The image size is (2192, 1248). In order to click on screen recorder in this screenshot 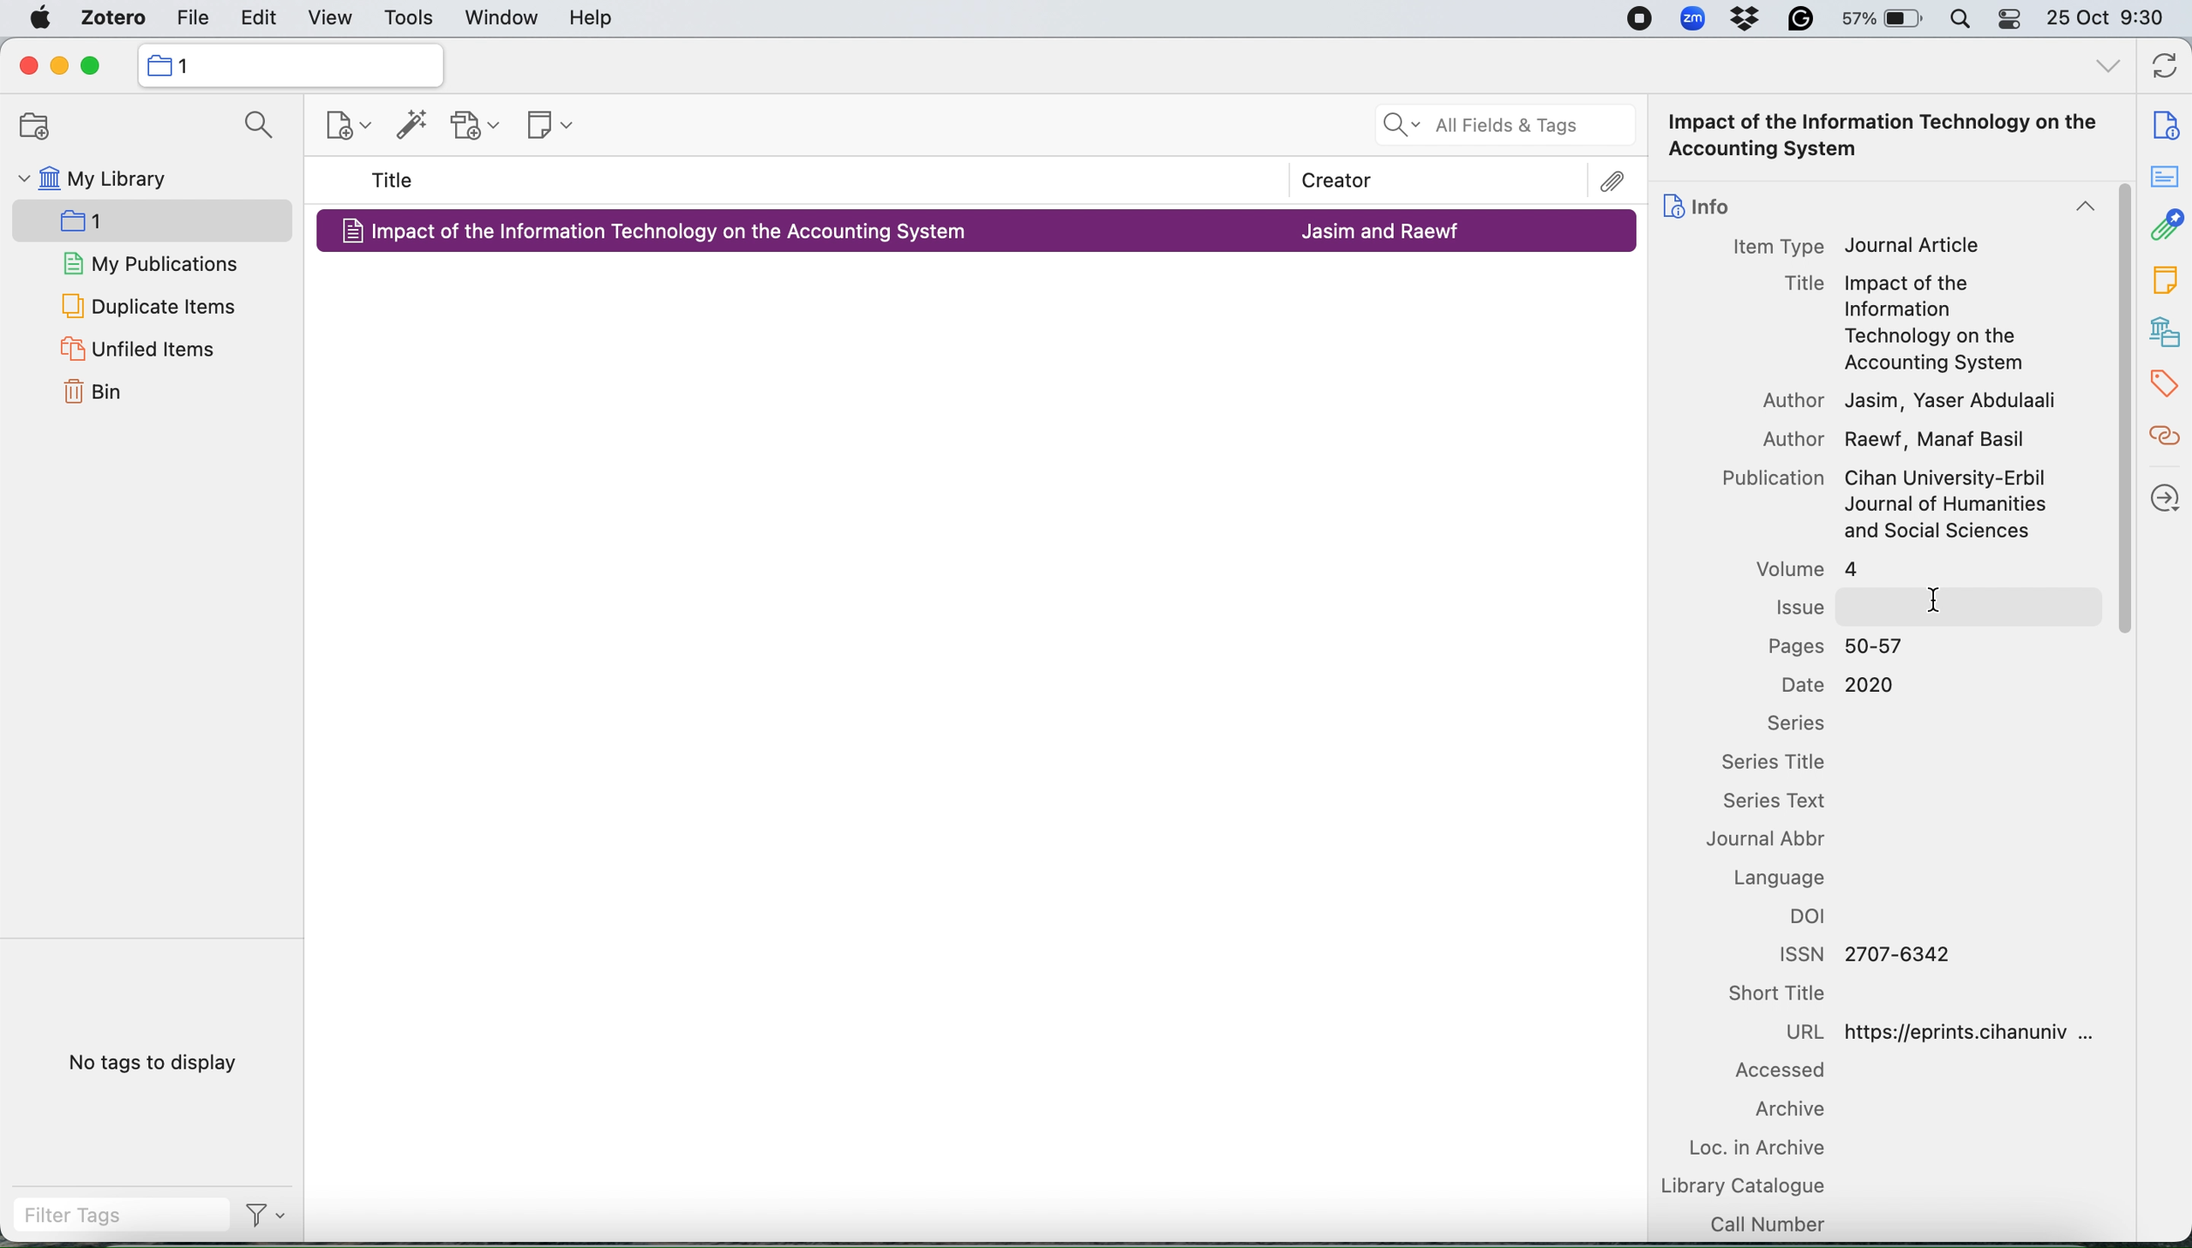, I will do `click(1639, 18)`.